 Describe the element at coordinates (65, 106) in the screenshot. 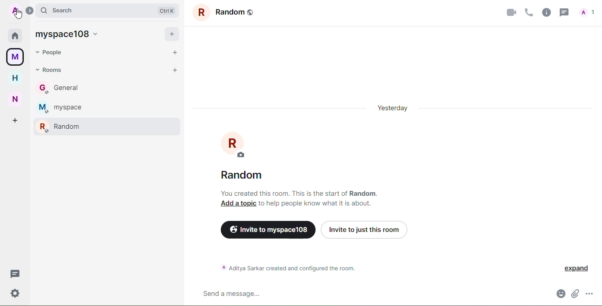

I see `myspace` at that location.